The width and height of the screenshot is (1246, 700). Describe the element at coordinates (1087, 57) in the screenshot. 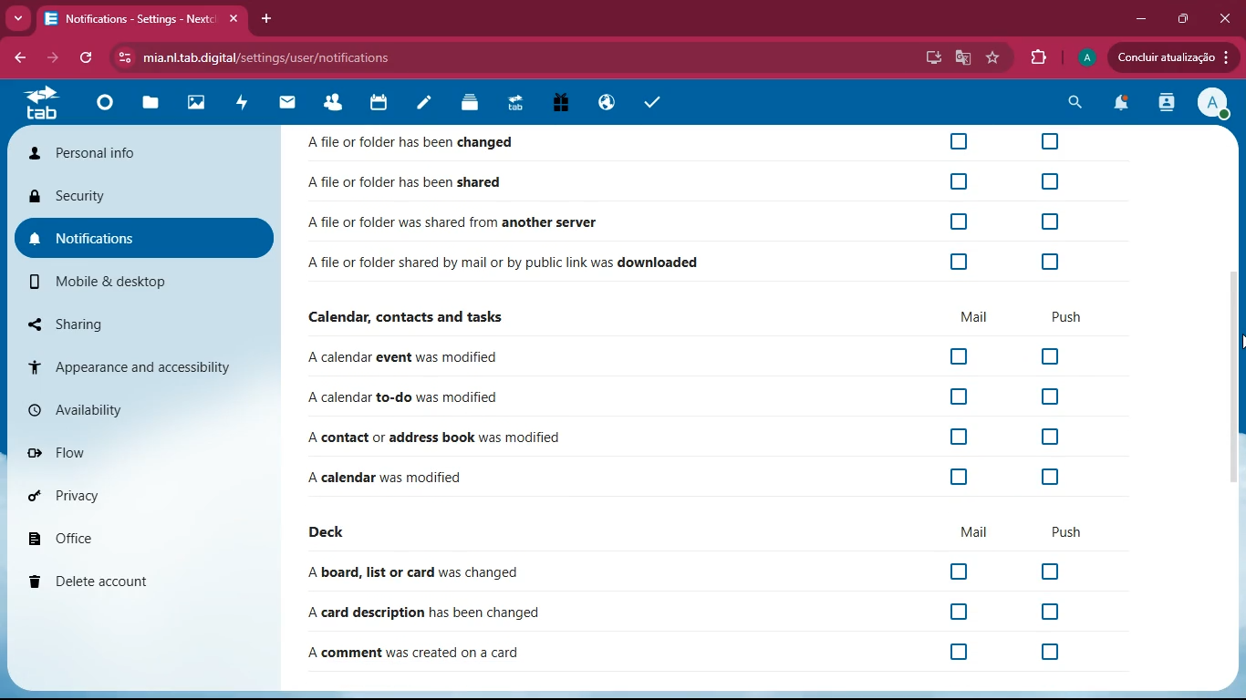

I see `profile` at that location.